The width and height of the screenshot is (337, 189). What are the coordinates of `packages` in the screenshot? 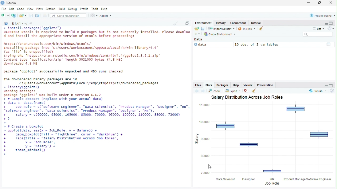 It's located at (222, 85).